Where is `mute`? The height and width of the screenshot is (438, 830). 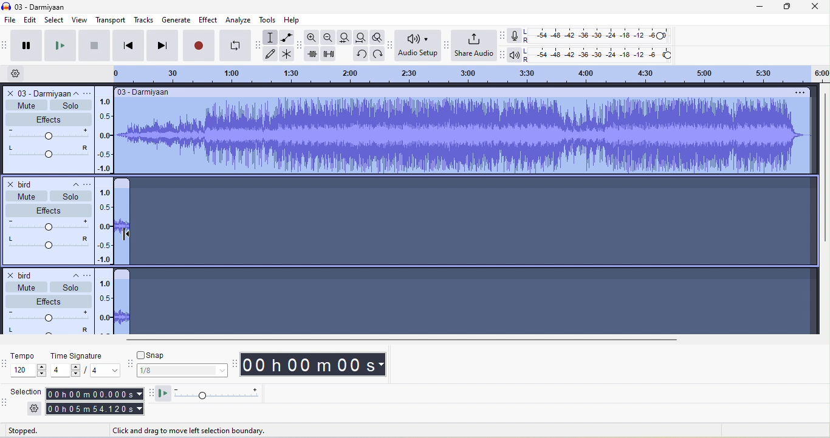 mute is located at coordinates (24, 195).